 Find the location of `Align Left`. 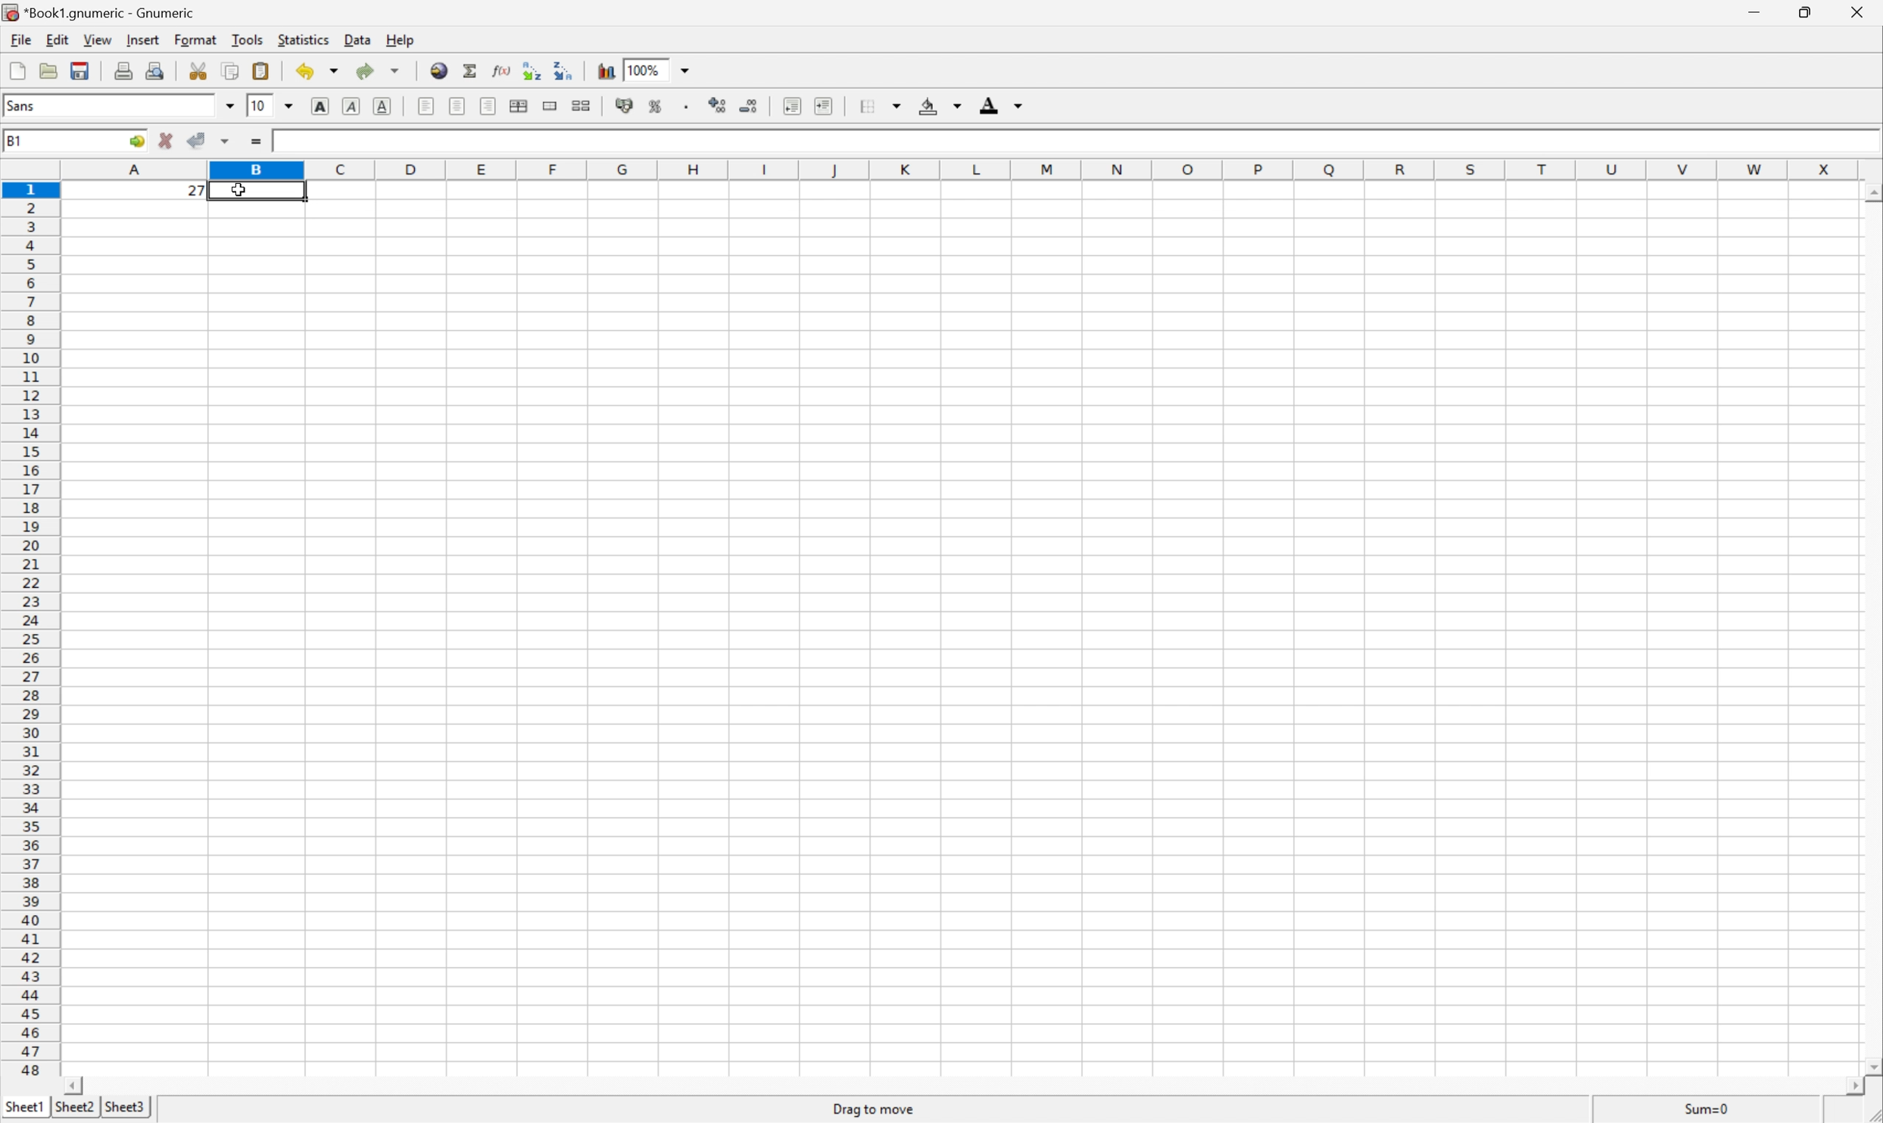

Align Left is located at coordinates (426, 108).